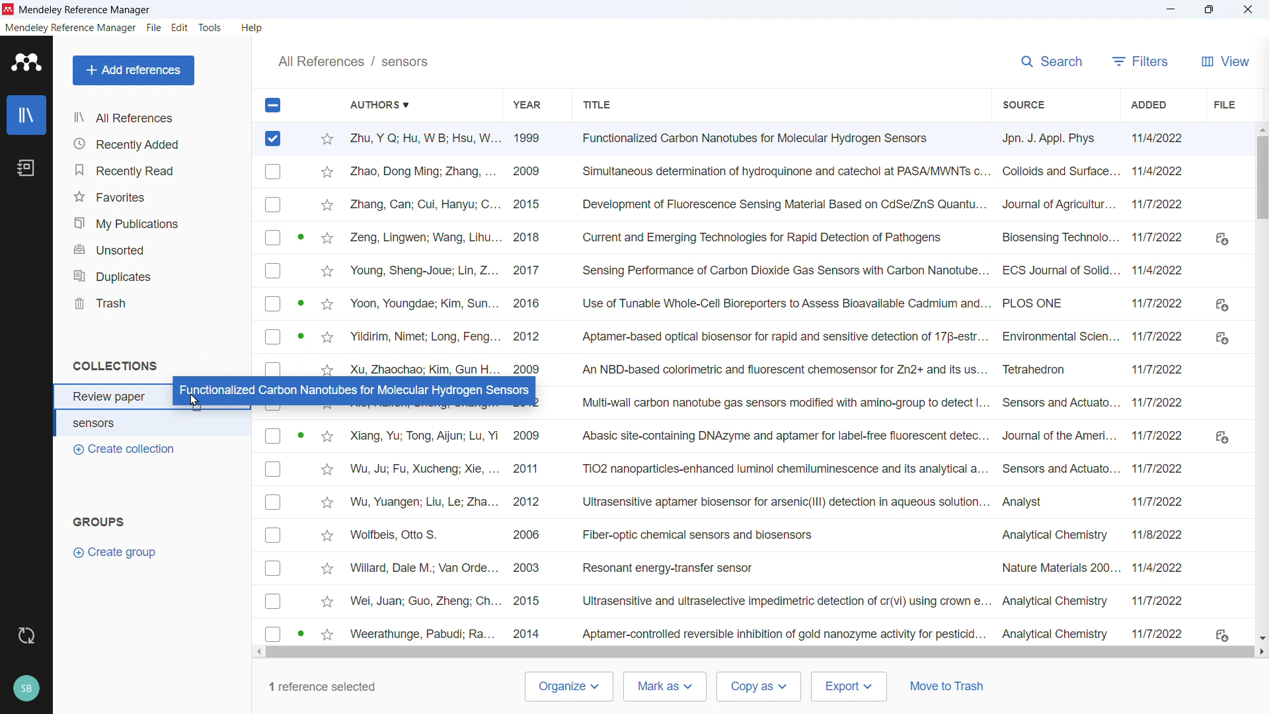 The height and width of the screenshot is (714, 1269). I want to click on Create groups , so click(120, 552).